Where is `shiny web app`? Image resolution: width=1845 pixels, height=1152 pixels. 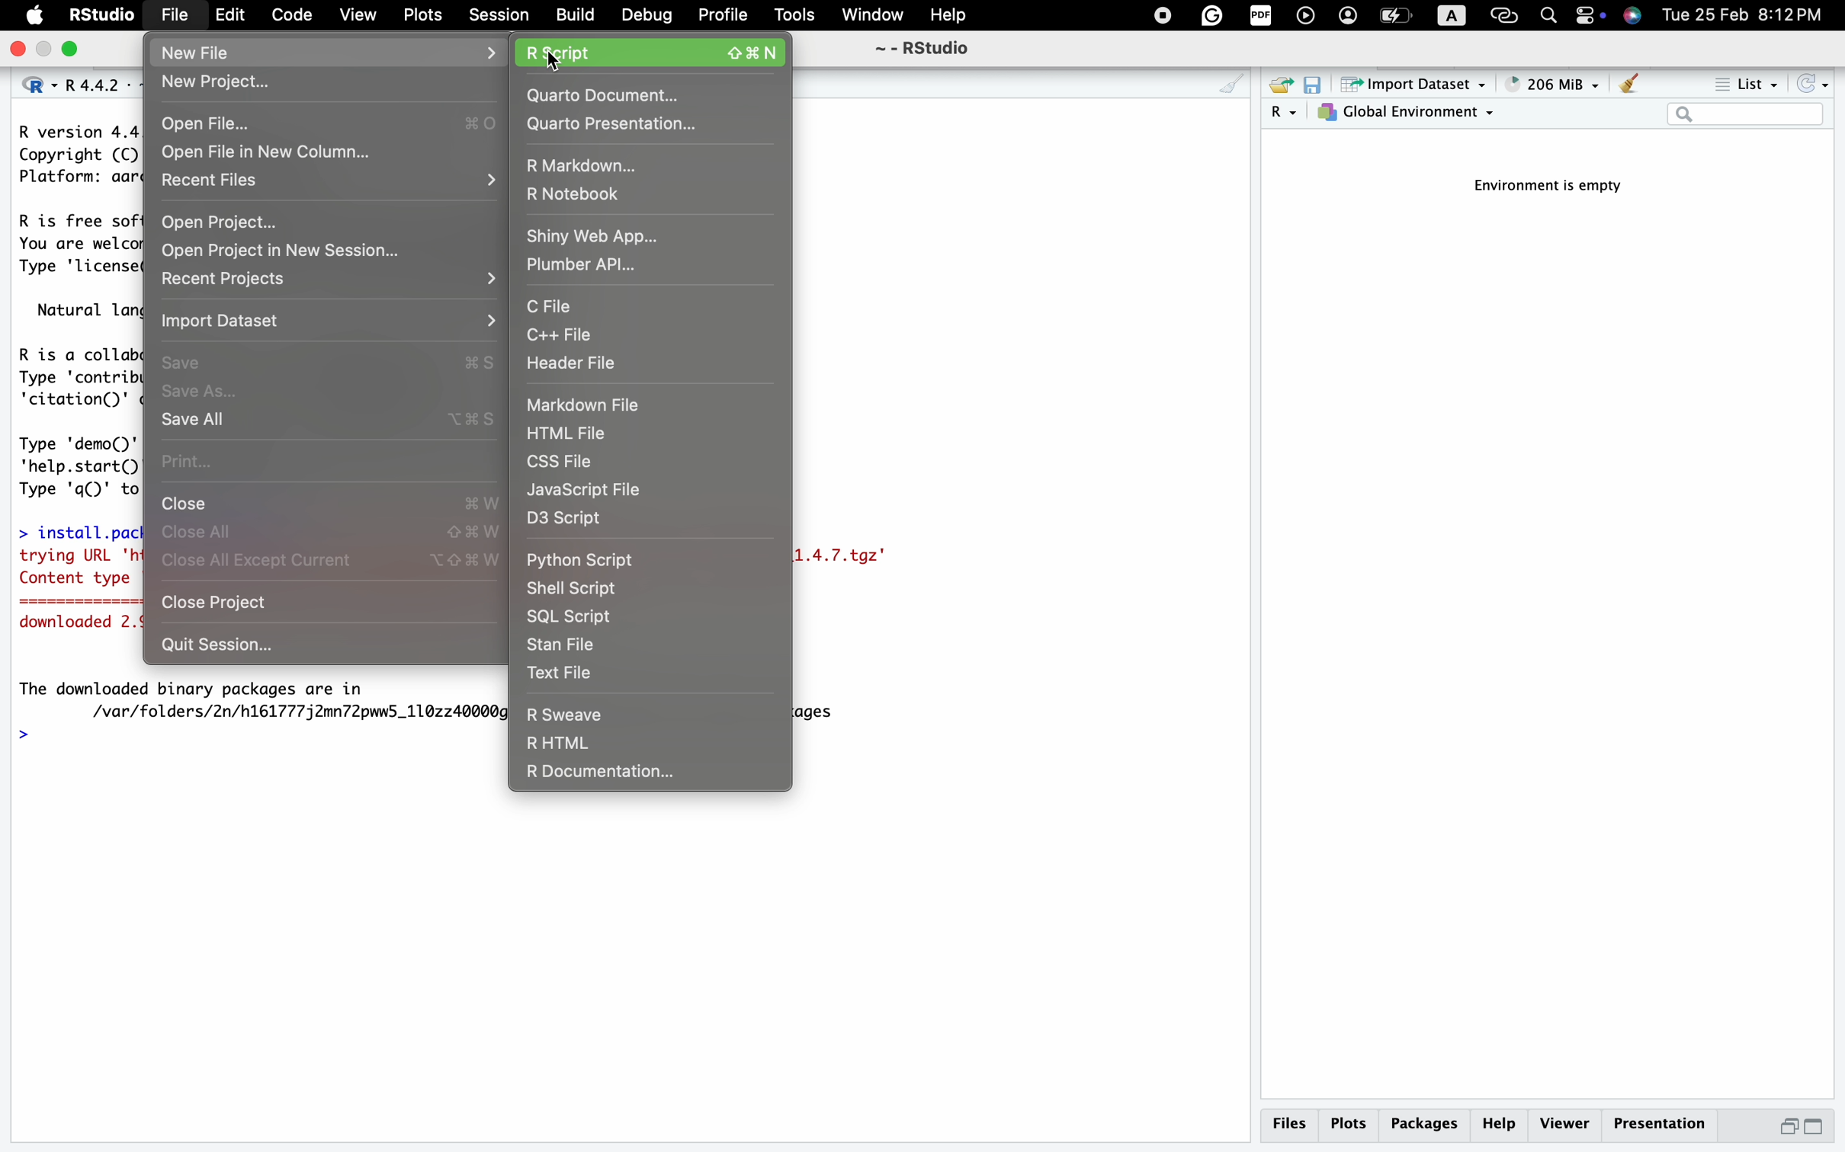
shiny web app is located at coordinates (649, 233).